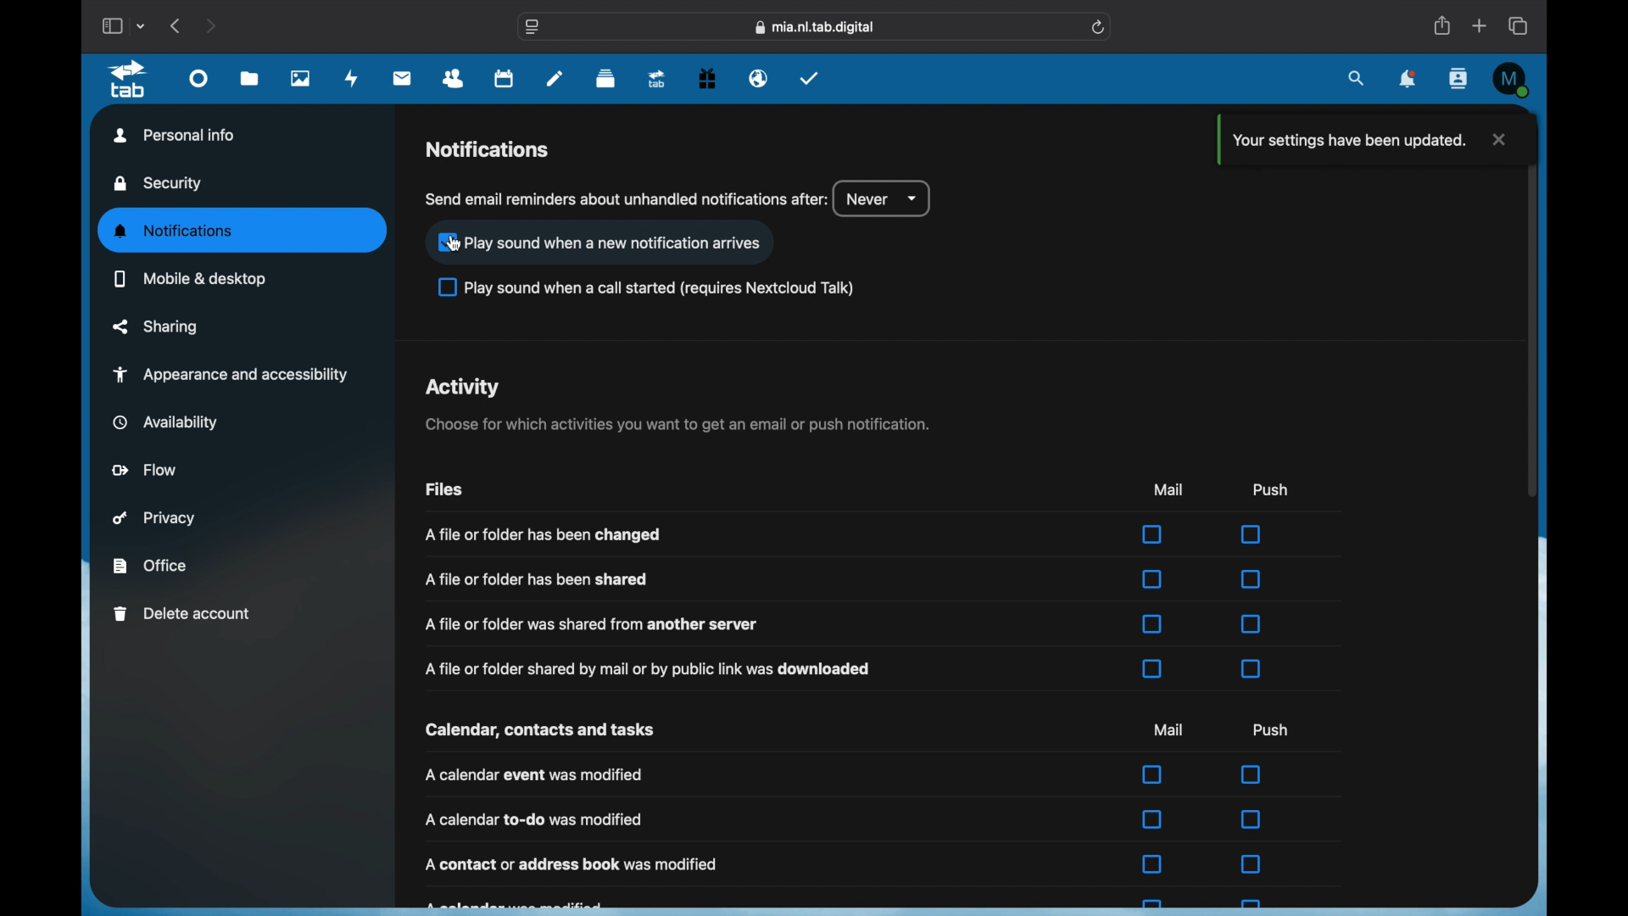  What do you see at coordinates (1169, 729) in the screenshot?
I see `mail` at bounding box center [1169, 729].